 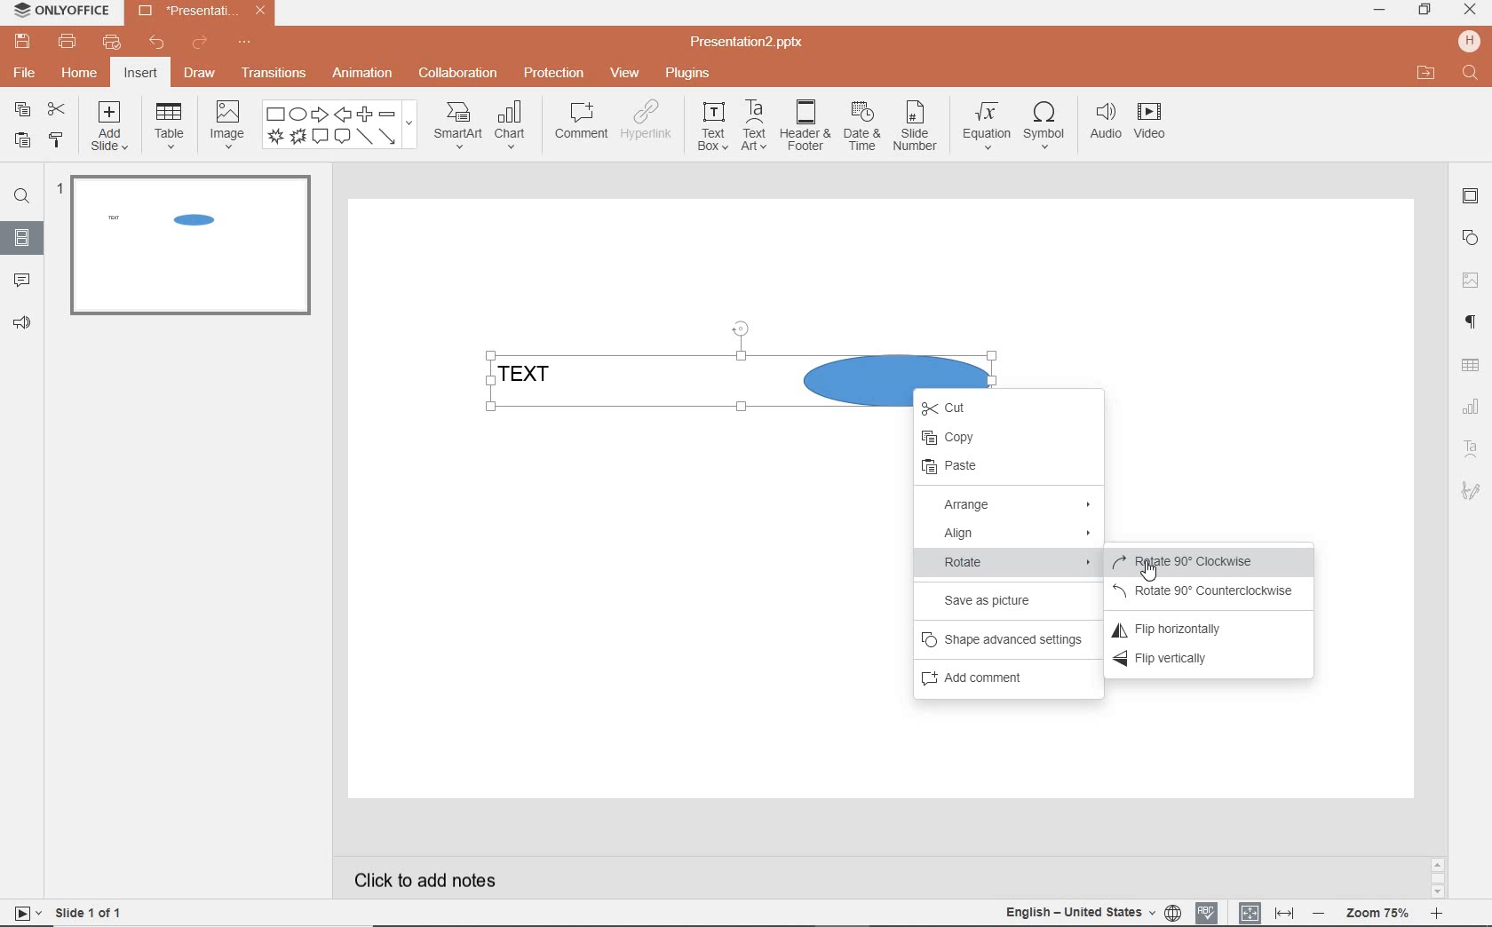 What do you see at coordinates (752, 124) in the screenshot?
I see `textart` at bounding box center [752, 124].